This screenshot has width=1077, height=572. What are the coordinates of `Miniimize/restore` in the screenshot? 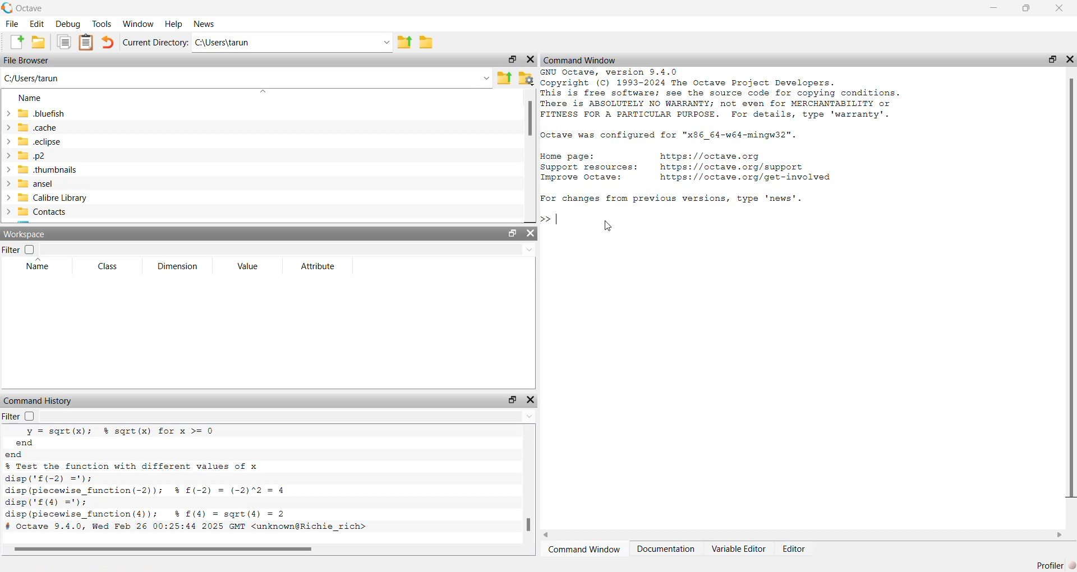 It's located at (509, 59).